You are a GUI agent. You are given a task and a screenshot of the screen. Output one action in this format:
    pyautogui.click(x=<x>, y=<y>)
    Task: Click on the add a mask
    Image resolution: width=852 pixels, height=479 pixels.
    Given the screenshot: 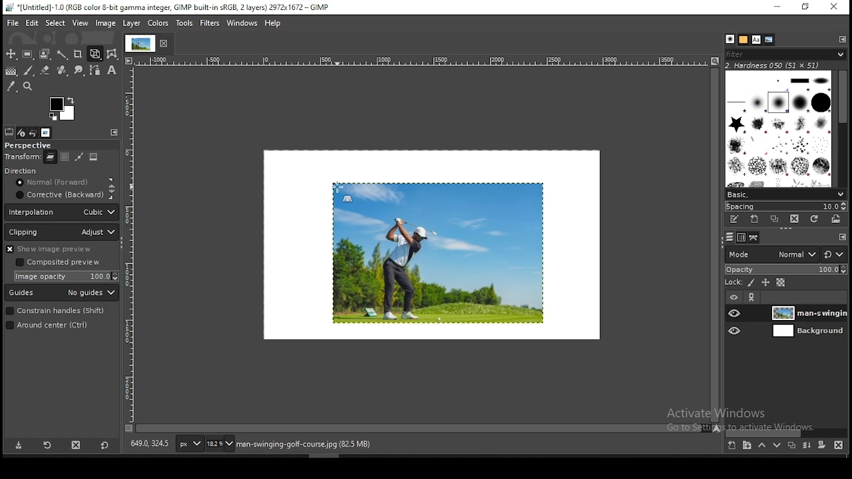 What is the action you would take?
    pyautogui.click(x=819, y=444)
    